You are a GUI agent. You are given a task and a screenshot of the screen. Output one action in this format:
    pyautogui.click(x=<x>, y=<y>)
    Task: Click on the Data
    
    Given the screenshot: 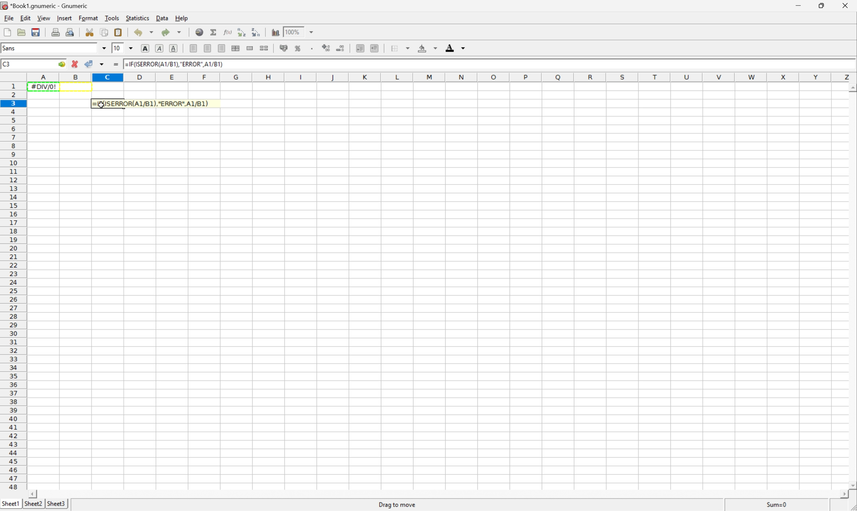 What is the action you would take?
    pyautogui.click(x=162, y=18)
    